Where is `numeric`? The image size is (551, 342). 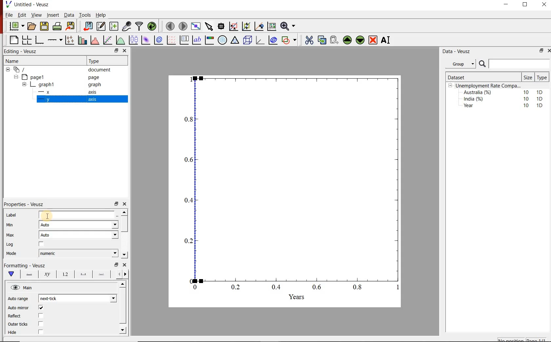 numeric is located at coordinates (79, 253).